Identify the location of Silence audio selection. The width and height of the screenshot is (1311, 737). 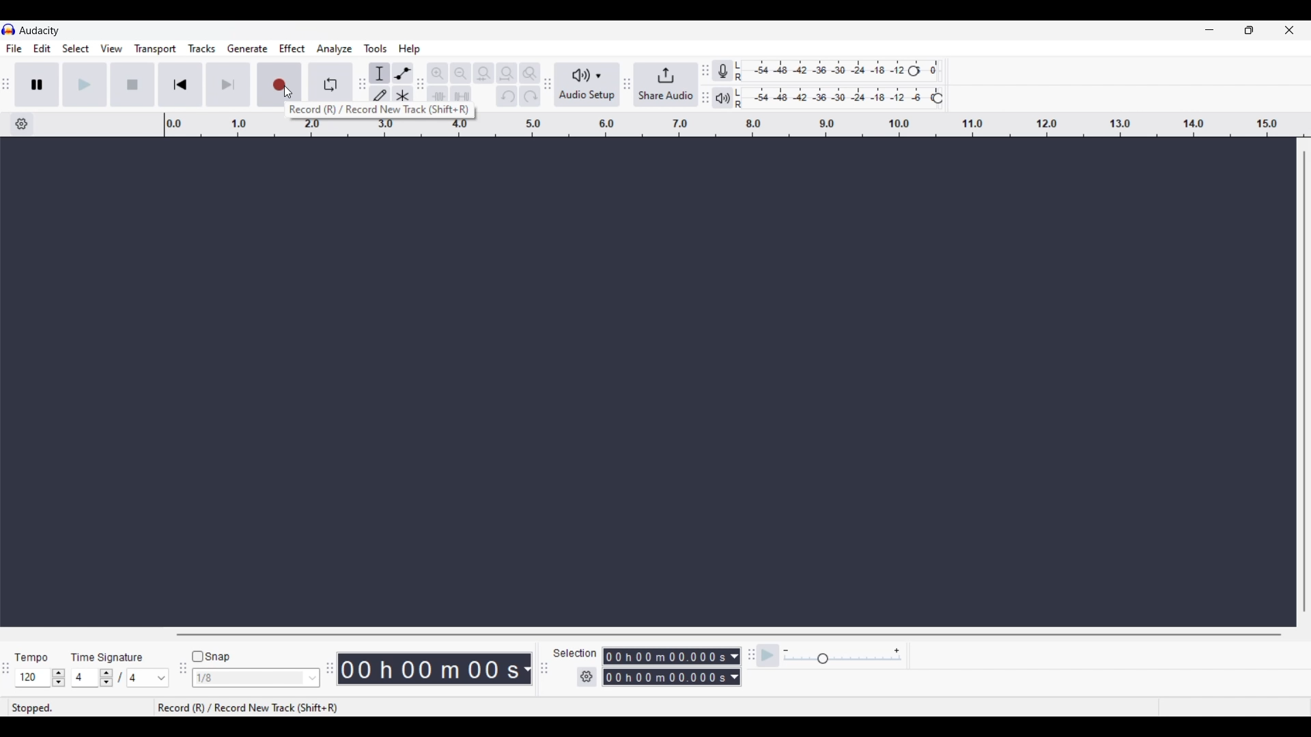
(461, 96).